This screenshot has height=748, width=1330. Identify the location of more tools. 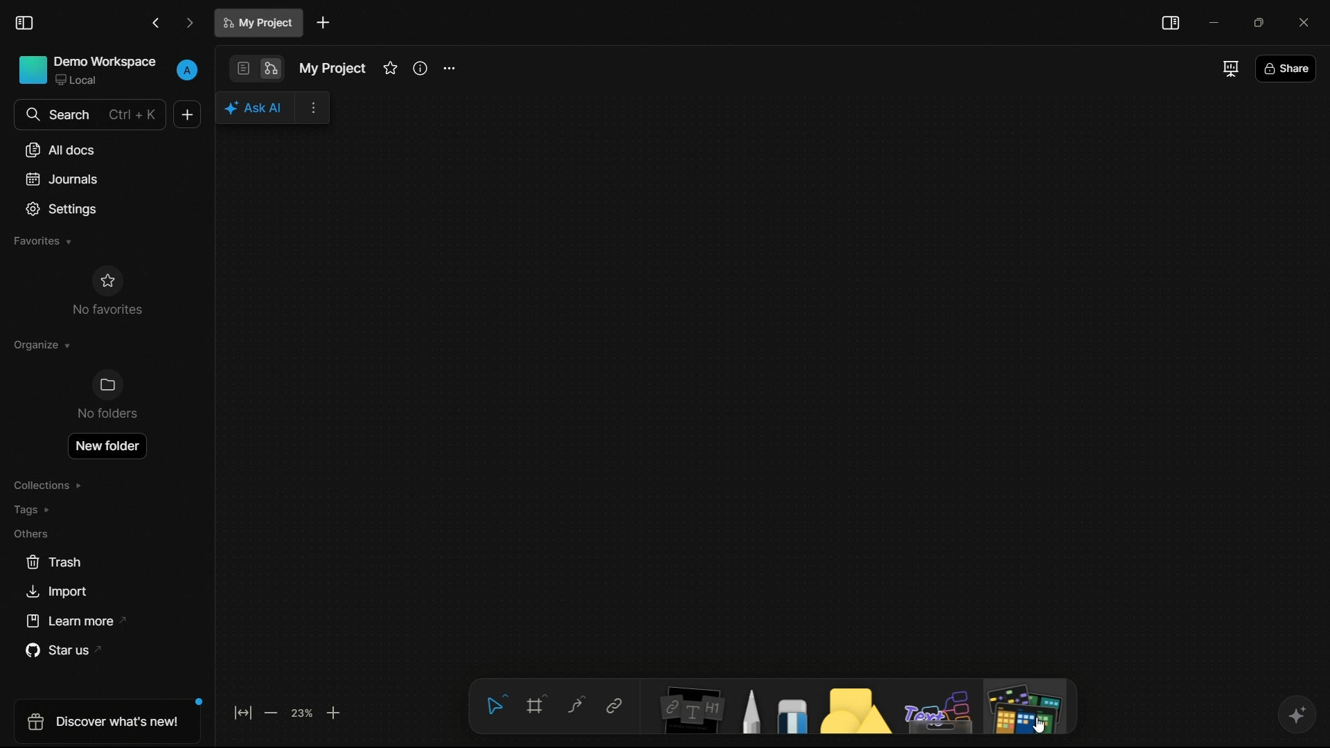
(1024, 707).